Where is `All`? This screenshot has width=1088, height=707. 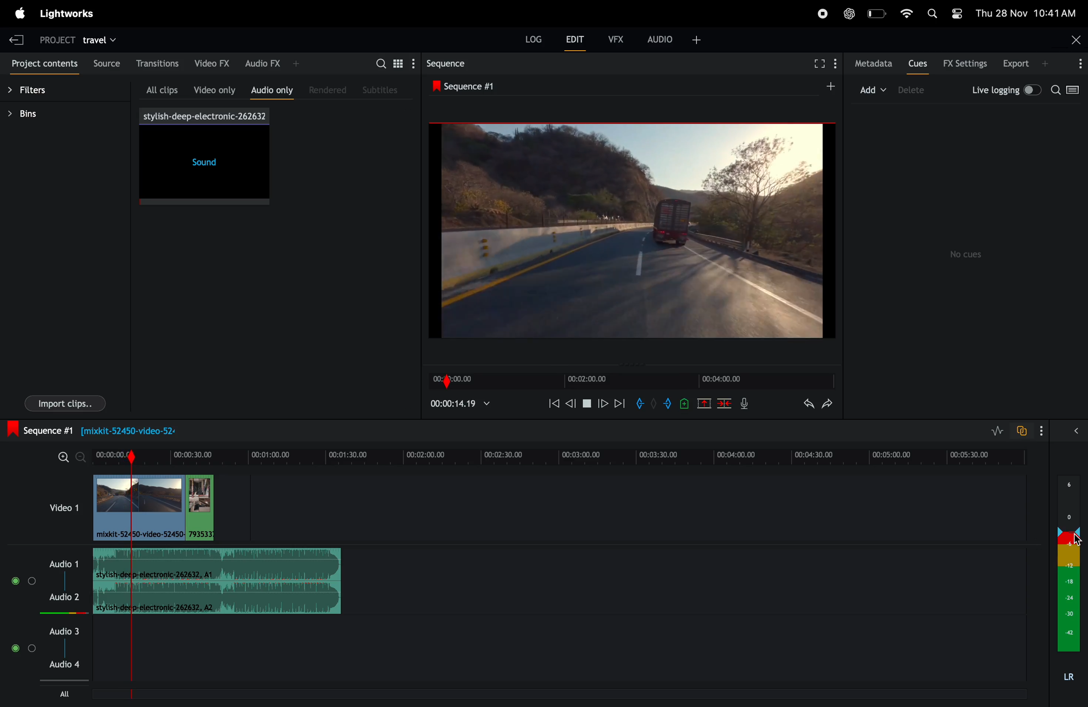
All is located at coordinates (64, 693).